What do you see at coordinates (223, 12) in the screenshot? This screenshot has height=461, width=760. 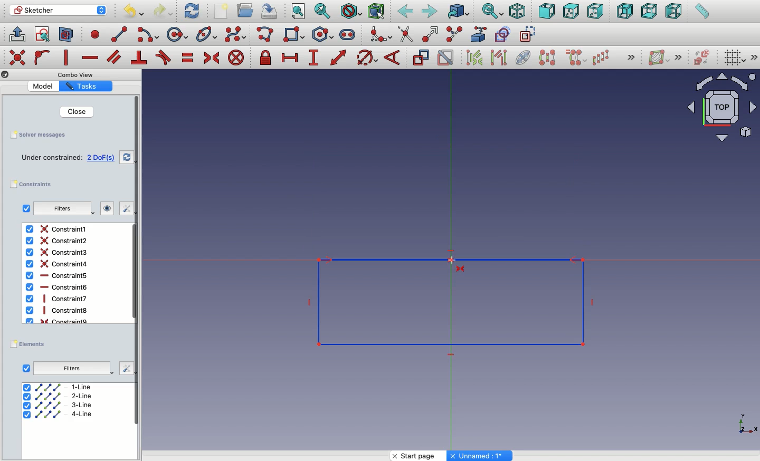 I see `New` at bounding box center [223, 12].